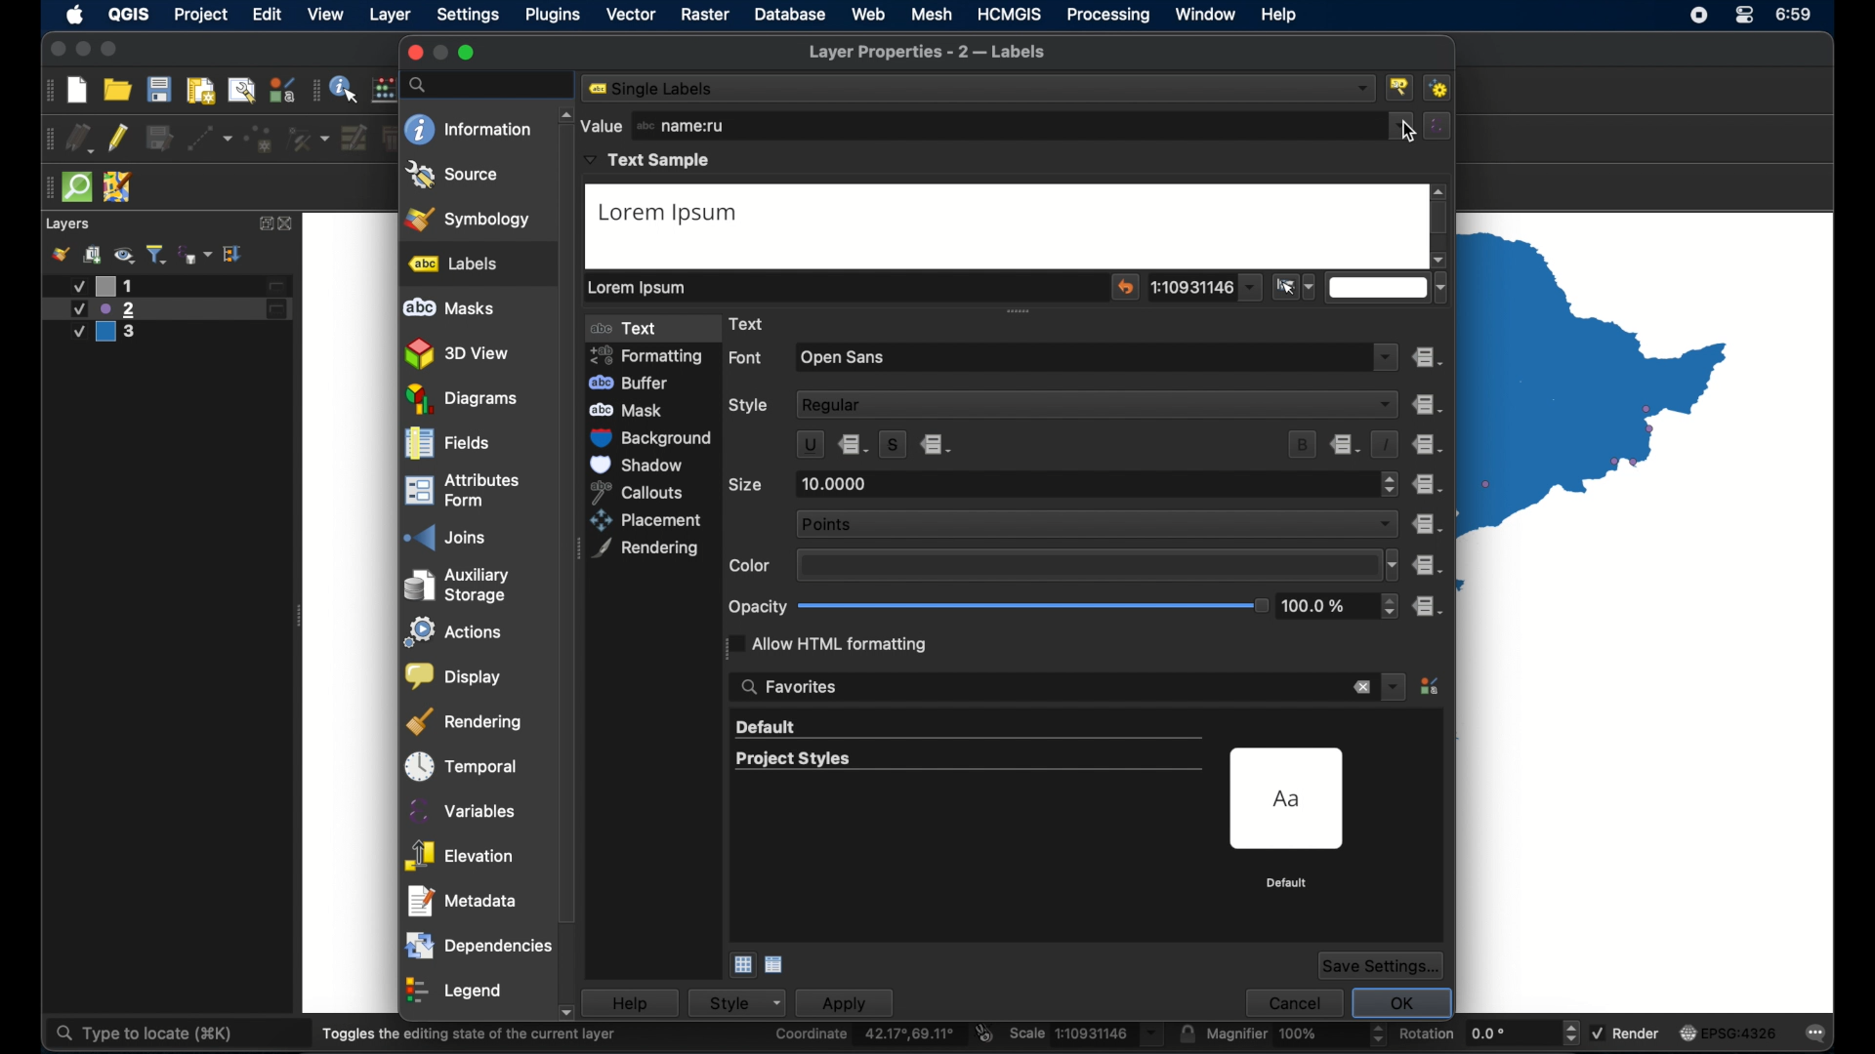 This screenshot has height=1054, width=1875. Describe the element at coordinates (938, 445) in the screenshot. I see `data defined override` at that location.